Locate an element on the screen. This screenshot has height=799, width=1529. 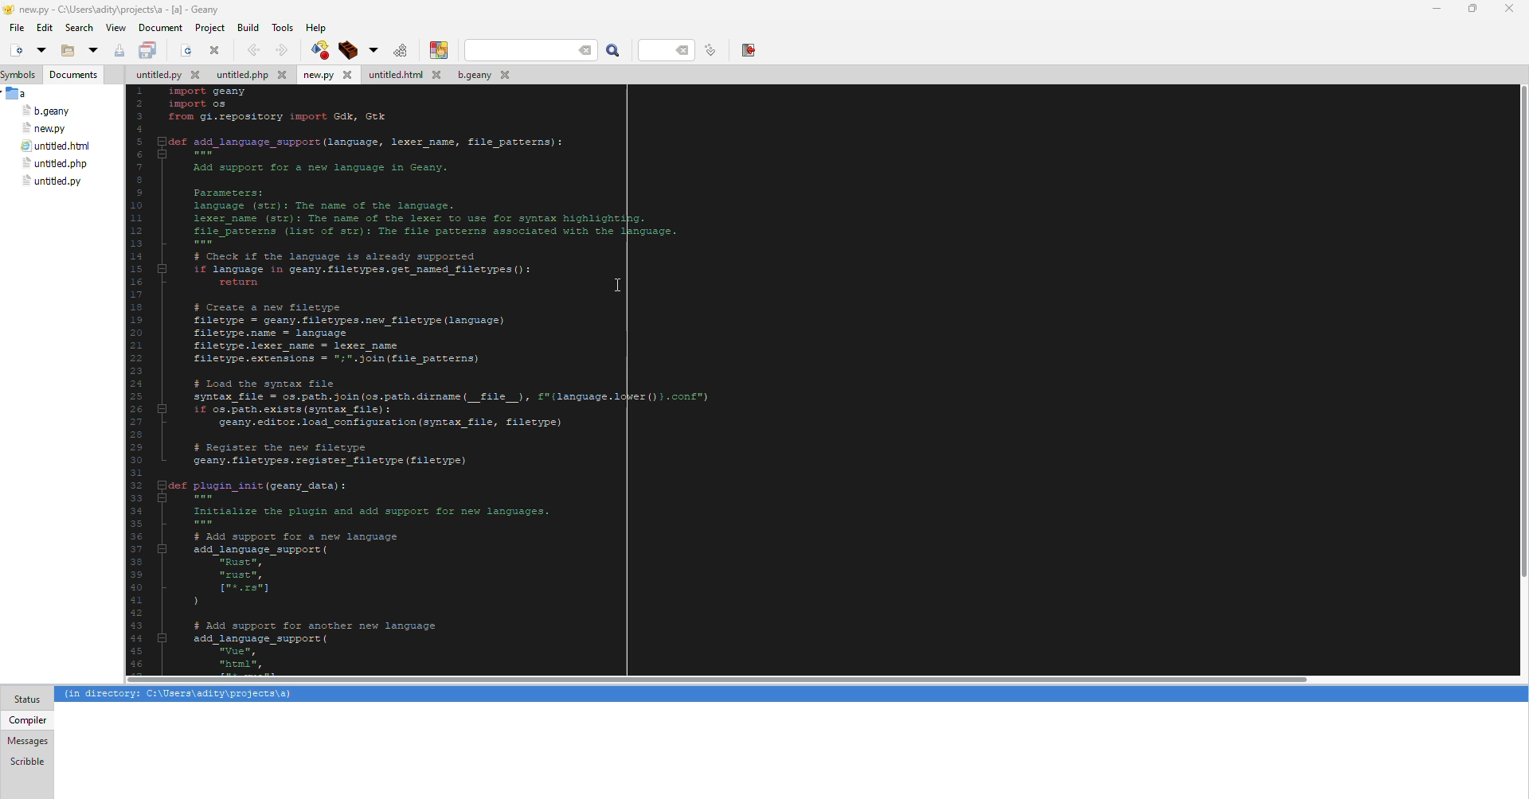
line is located at coordinates (709, 50).